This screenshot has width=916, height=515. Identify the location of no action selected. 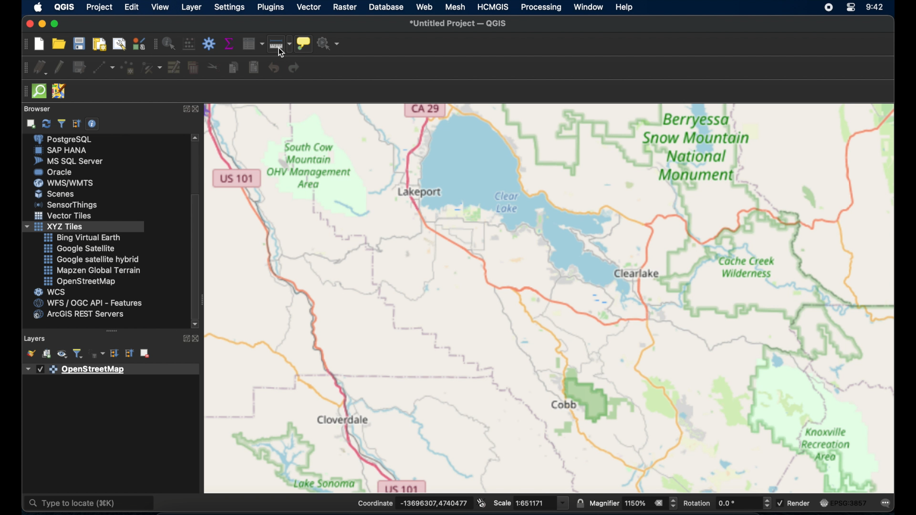
(330, 43).